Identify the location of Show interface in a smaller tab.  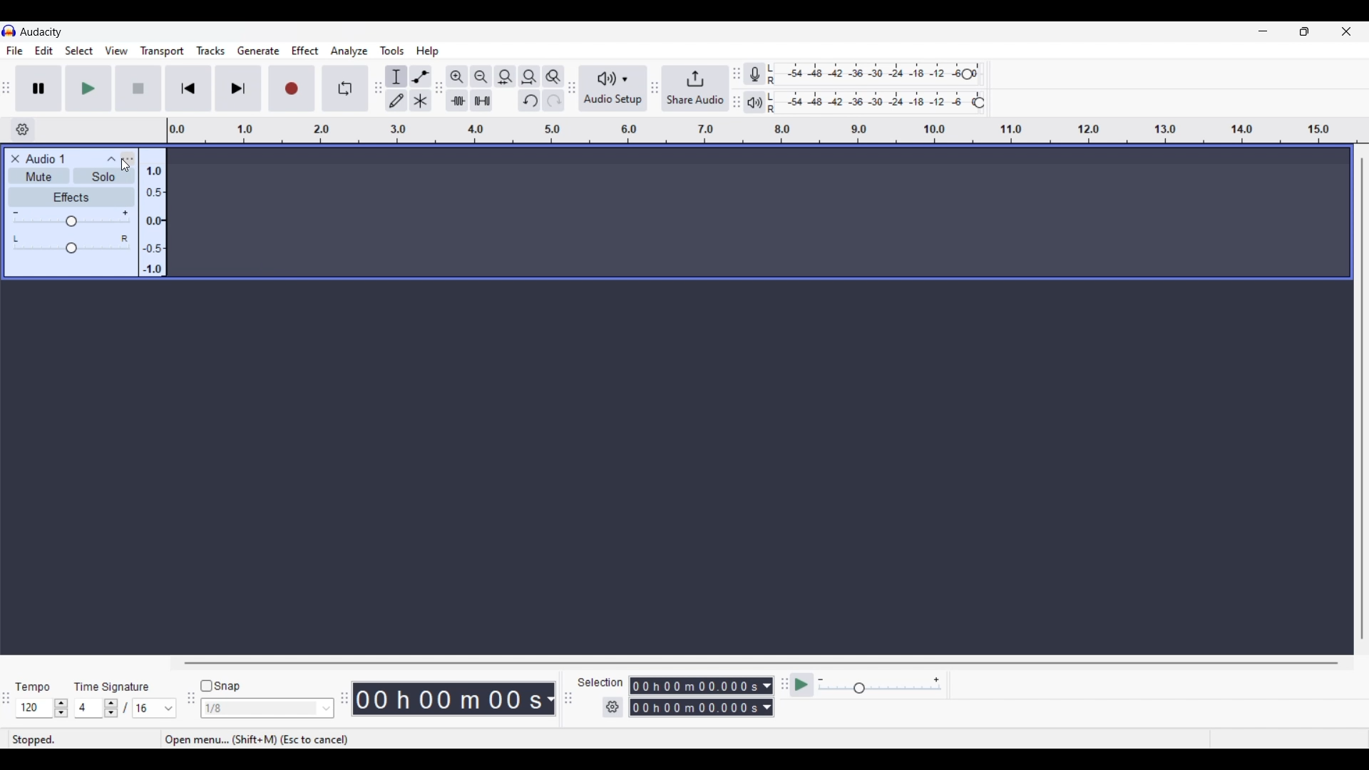
(1304, 31).